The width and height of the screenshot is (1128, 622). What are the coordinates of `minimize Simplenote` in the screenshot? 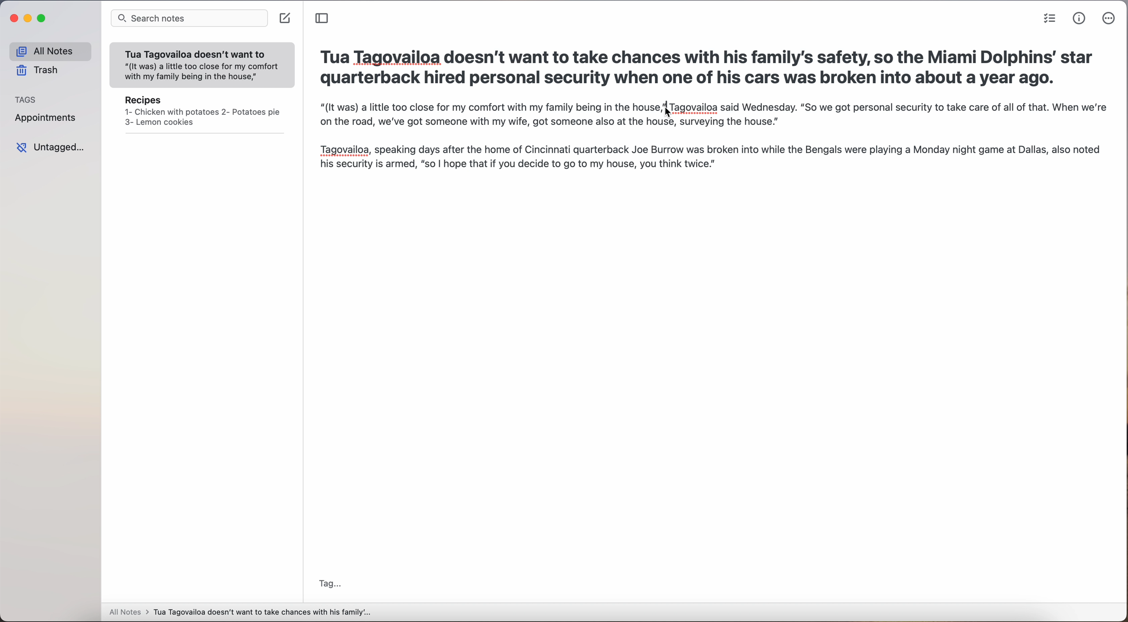 It's located at (29, 18).